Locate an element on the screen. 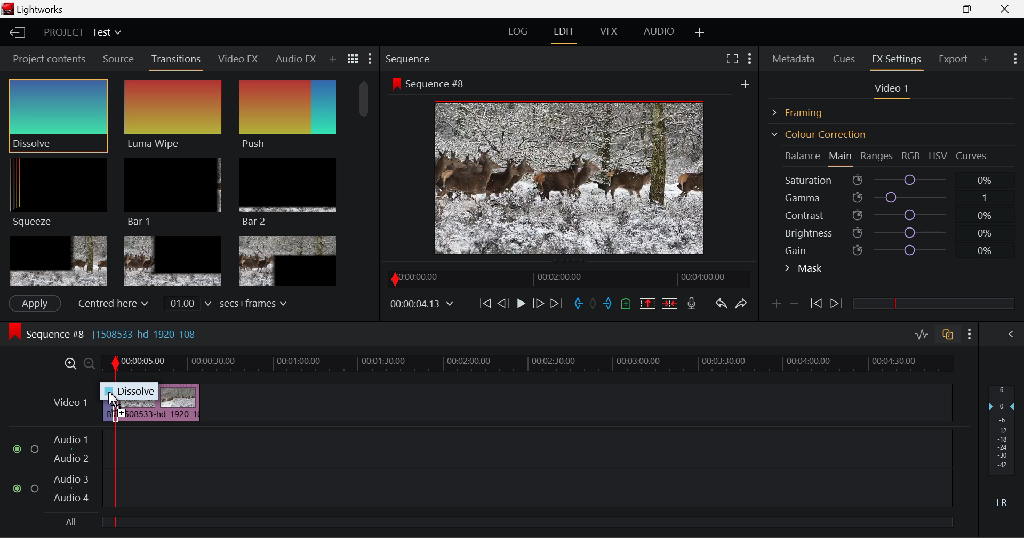  Clip 1 Segment is located at coordinates (108, 403).